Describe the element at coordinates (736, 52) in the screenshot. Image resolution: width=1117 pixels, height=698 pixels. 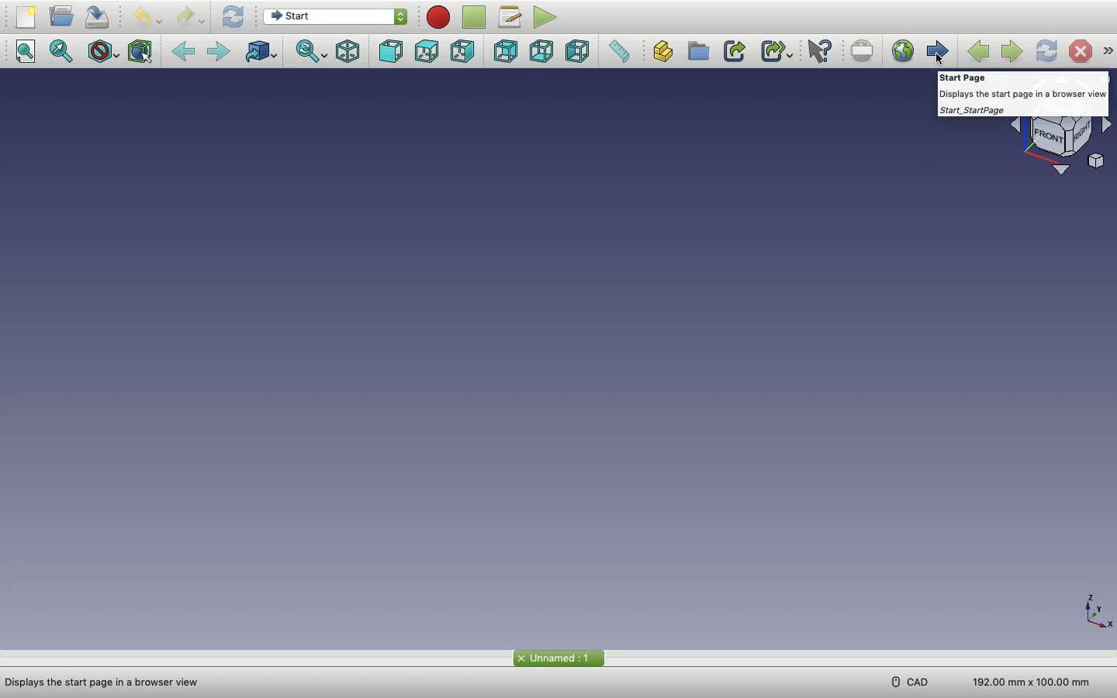
I see `Make link` at that location.